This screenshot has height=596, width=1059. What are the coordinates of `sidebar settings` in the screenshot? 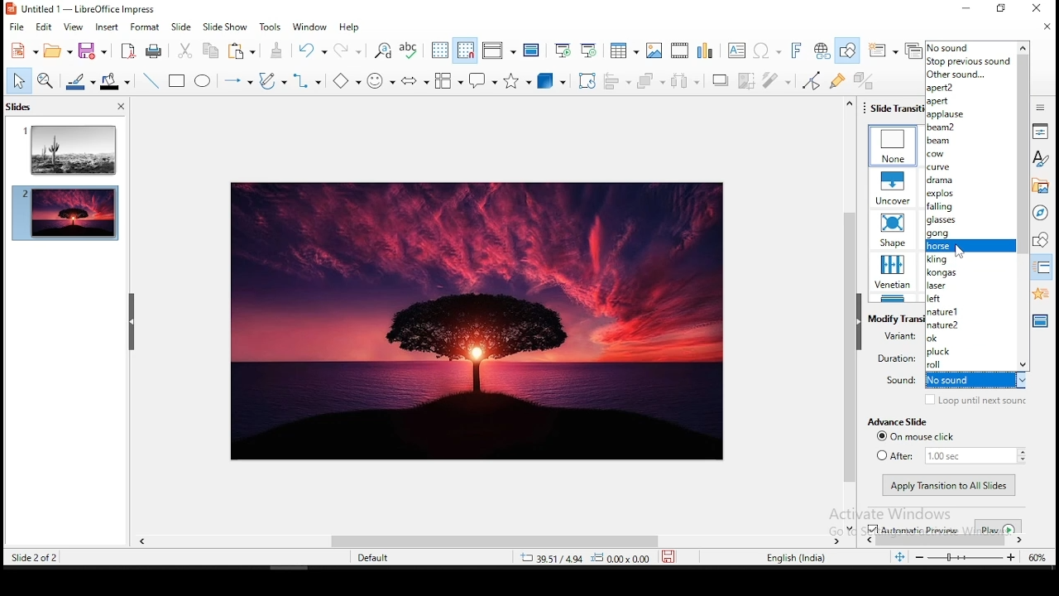 It's located at (1038, 108).